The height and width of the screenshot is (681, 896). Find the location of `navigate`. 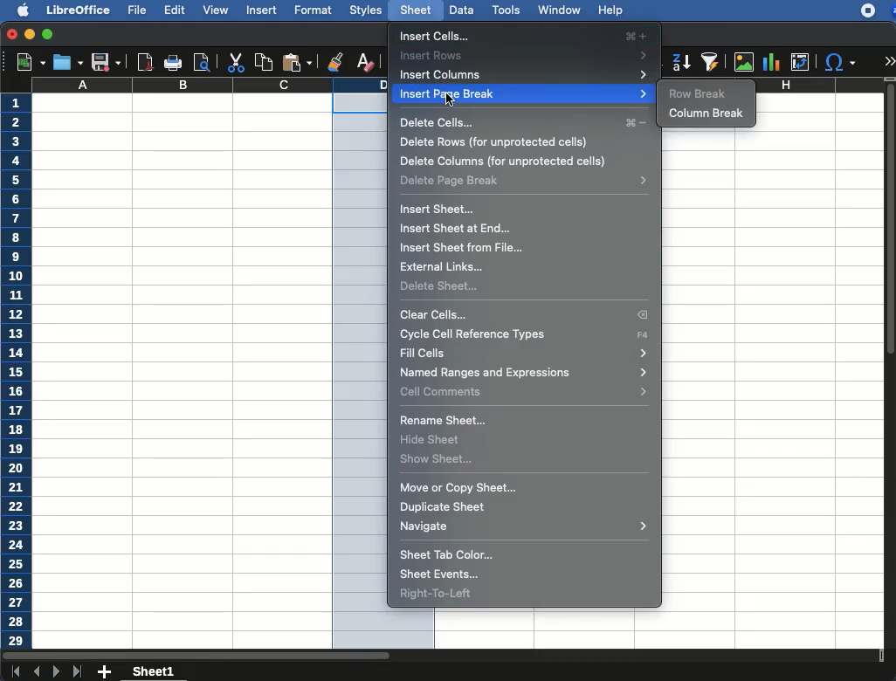

navigate is located at coordinates (527, 528).